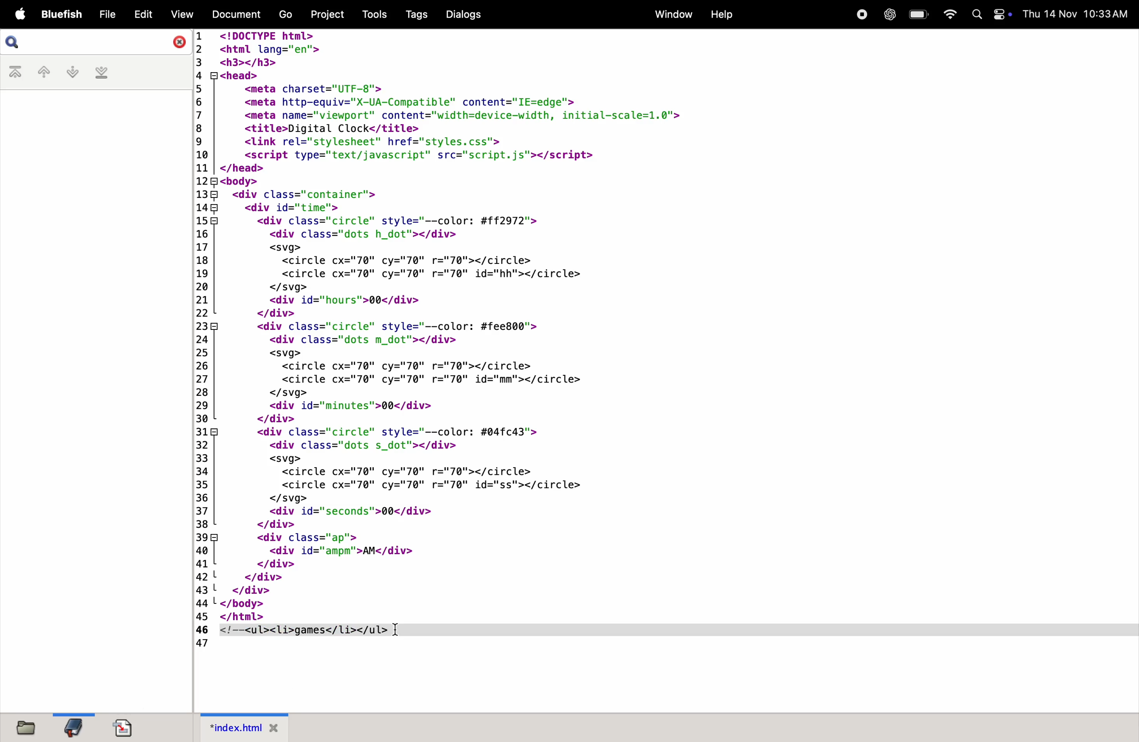 This screenshot has height=742, width=1139. I want to click on document, so click(126, 727).